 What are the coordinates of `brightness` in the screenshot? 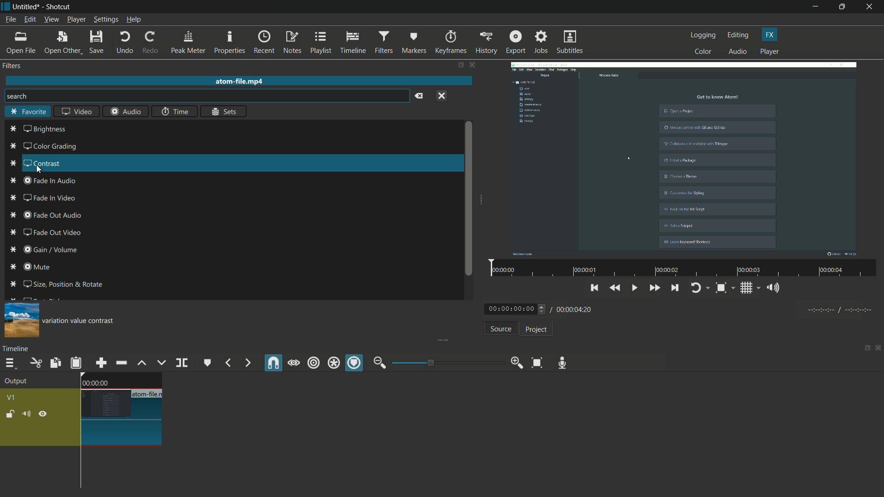 It's located at (38, 129).